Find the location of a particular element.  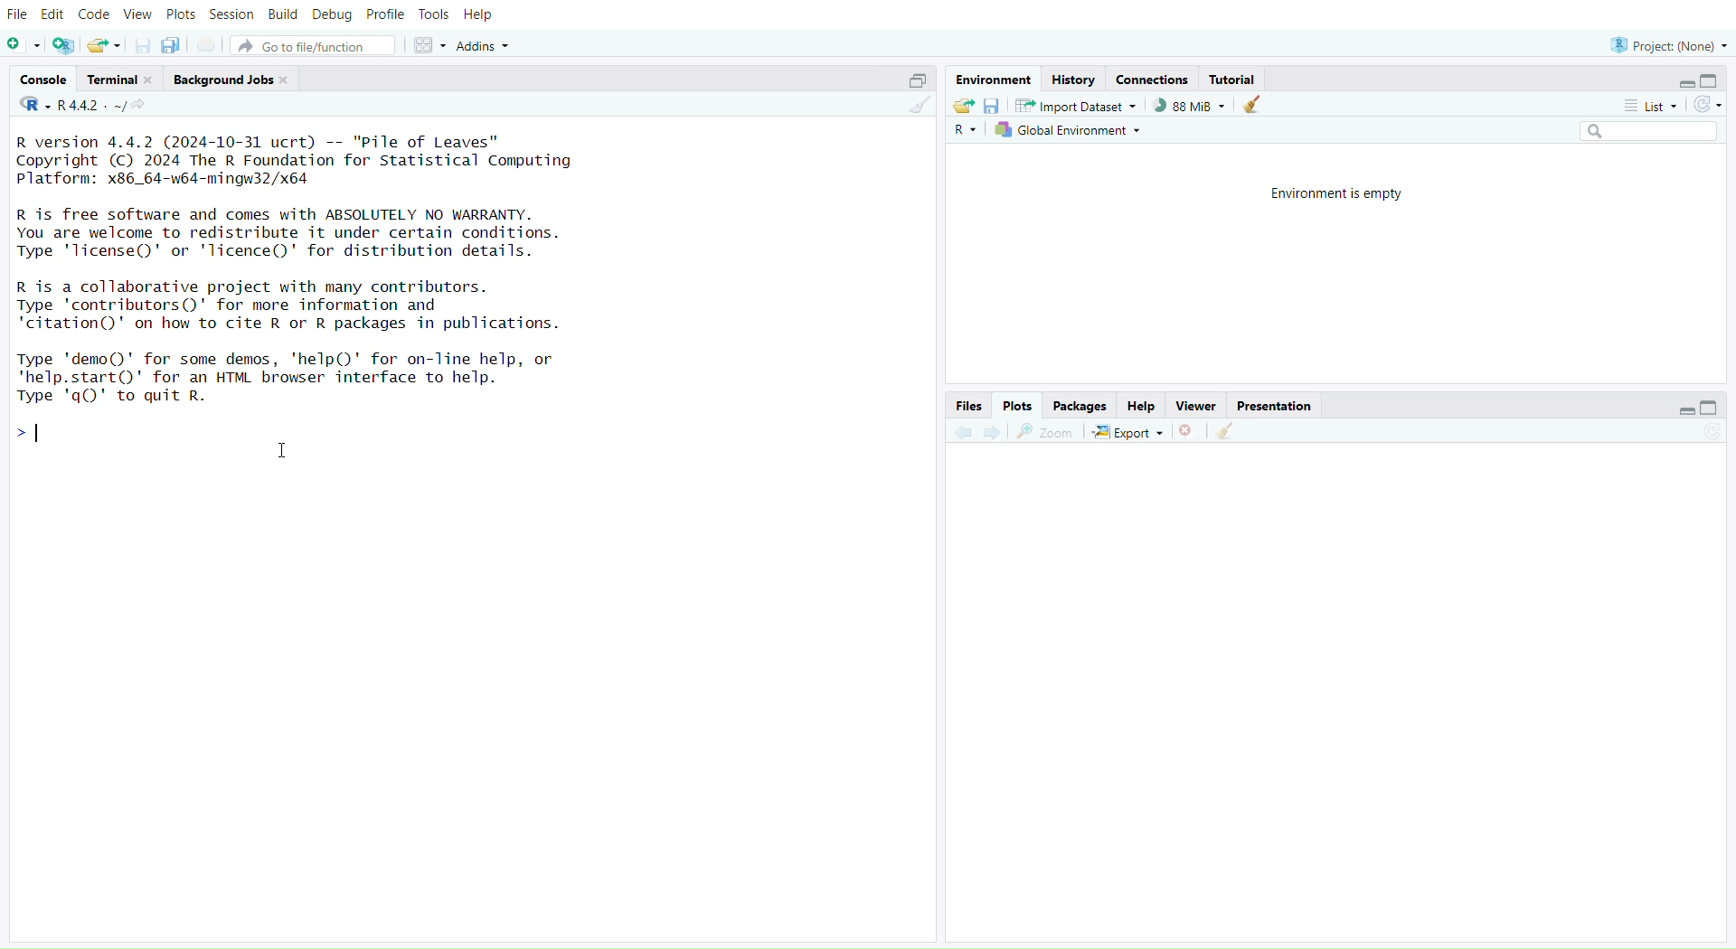

cursor is located at coordinates (281, 452).